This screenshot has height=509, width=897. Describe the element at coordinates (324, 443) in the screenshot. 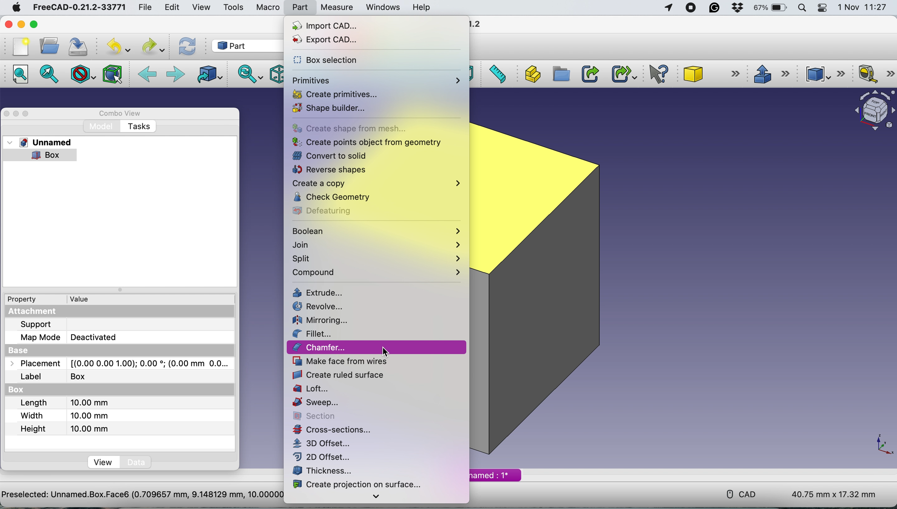

I see `3d offset` at that location.